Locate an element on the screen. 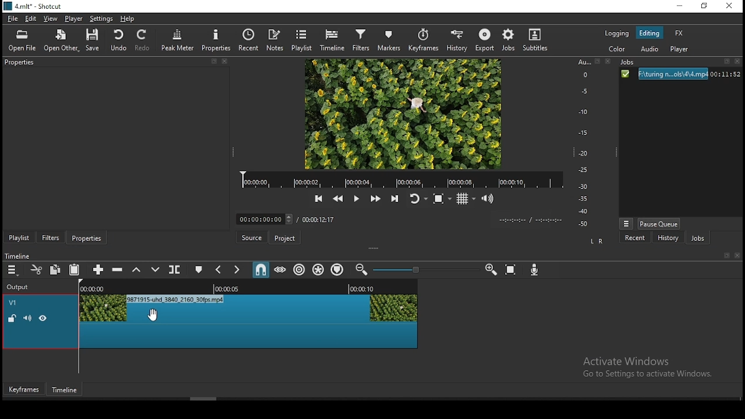 Image resolution: width=745 pixels, height=419 pixels. timeline is located at coordinates (334, 39).